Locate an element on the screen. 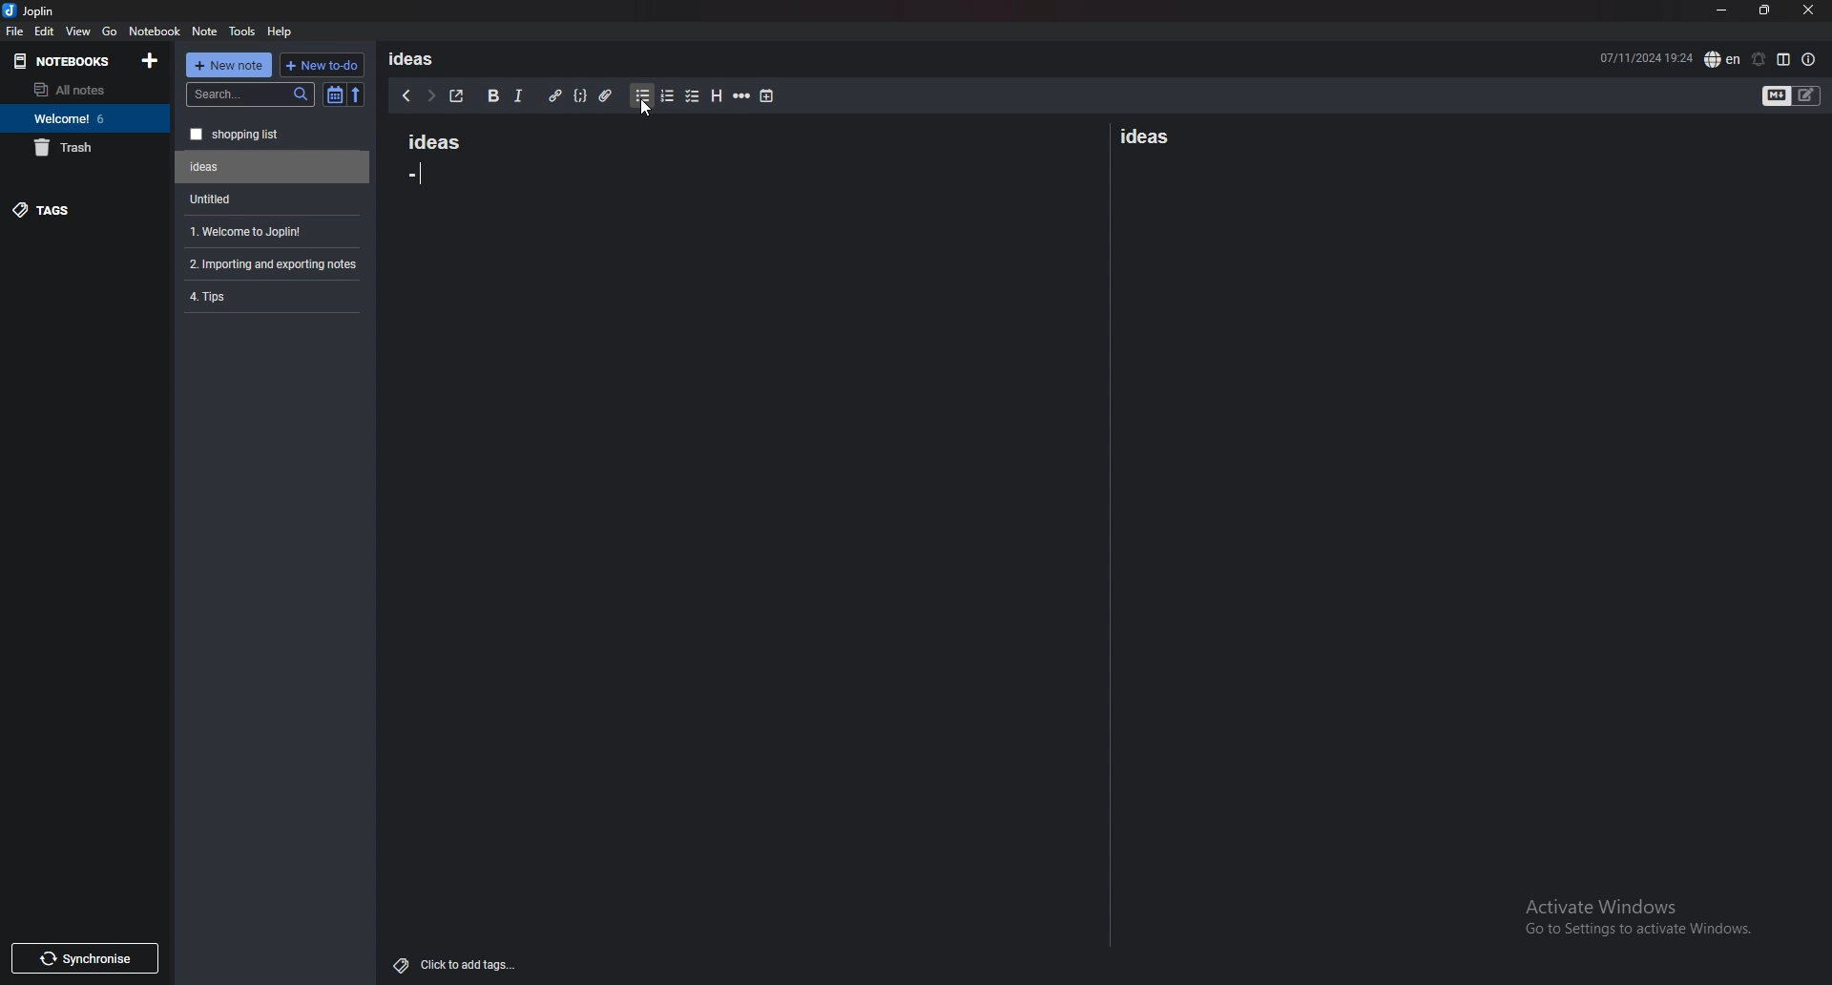  heading is located at coordinates (715, 96).